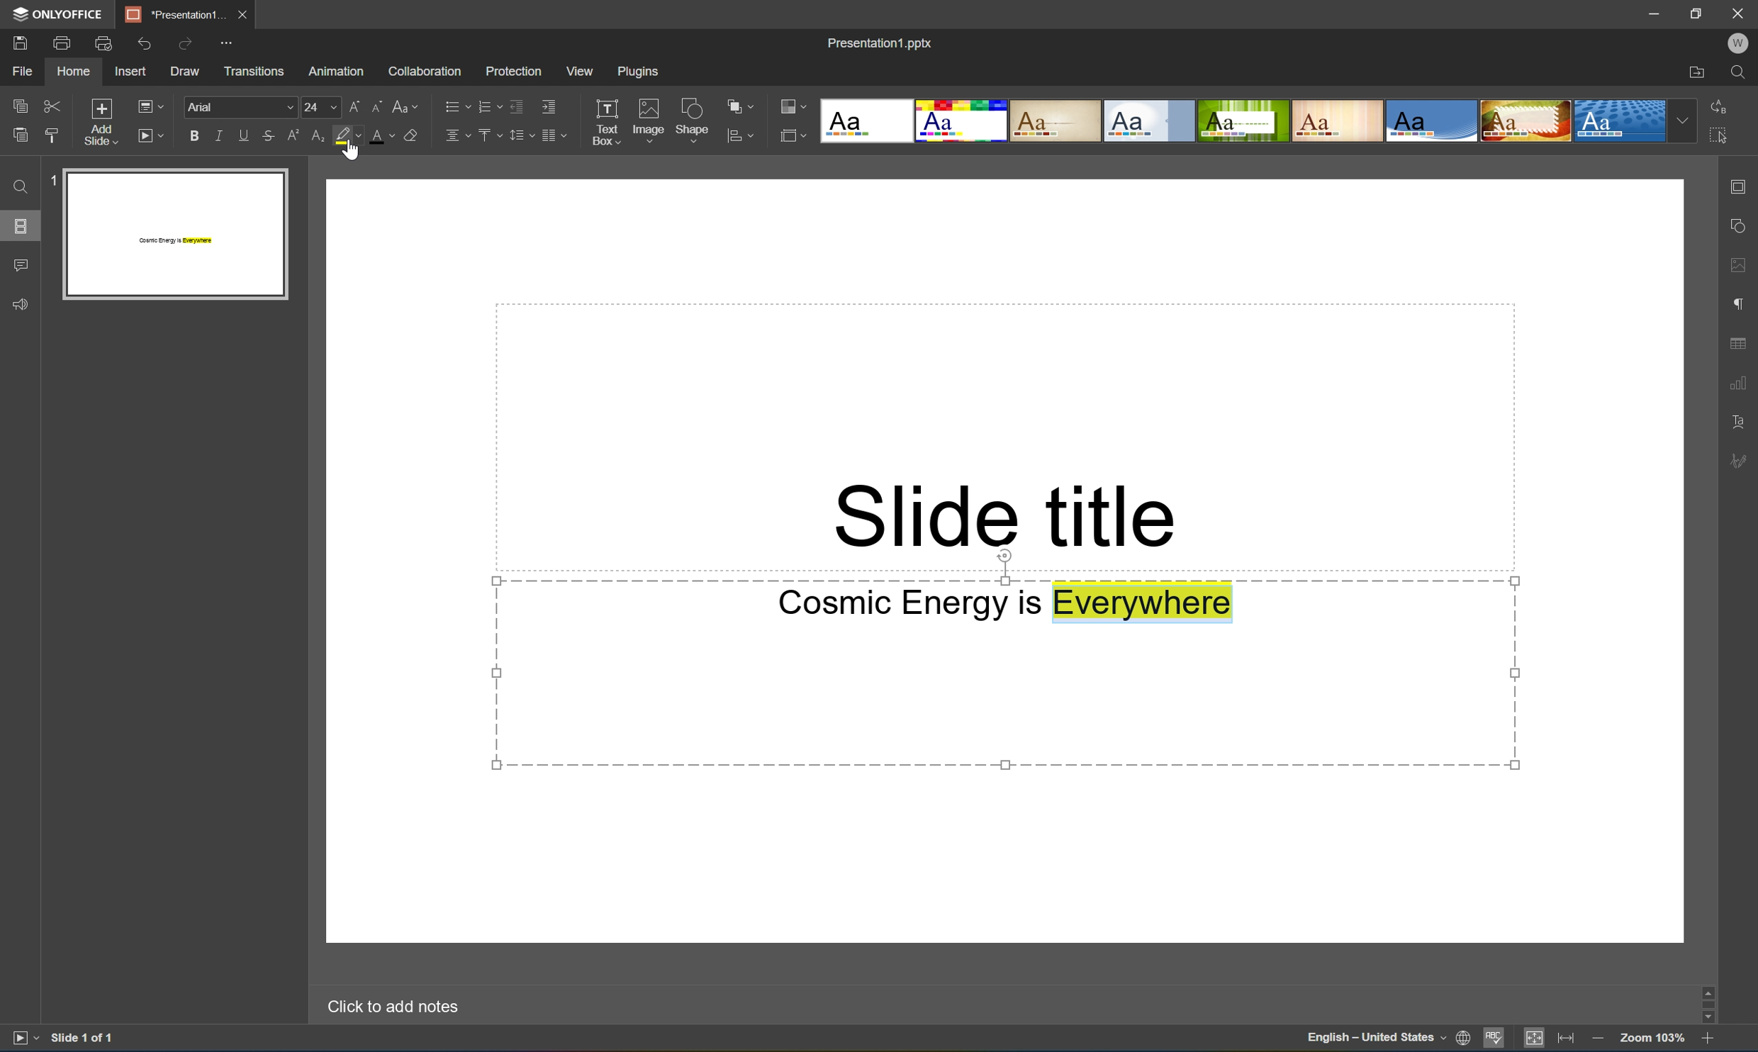 This screenshot has height=1052, width=1758. I want to click on Slides, so click(23, 223).